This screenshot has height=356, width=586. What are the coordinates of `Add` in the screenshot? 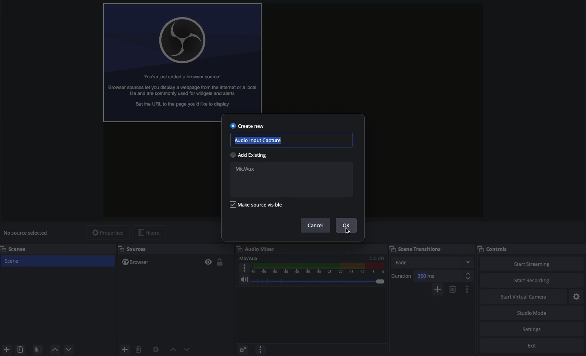 It's located at (437, 290).